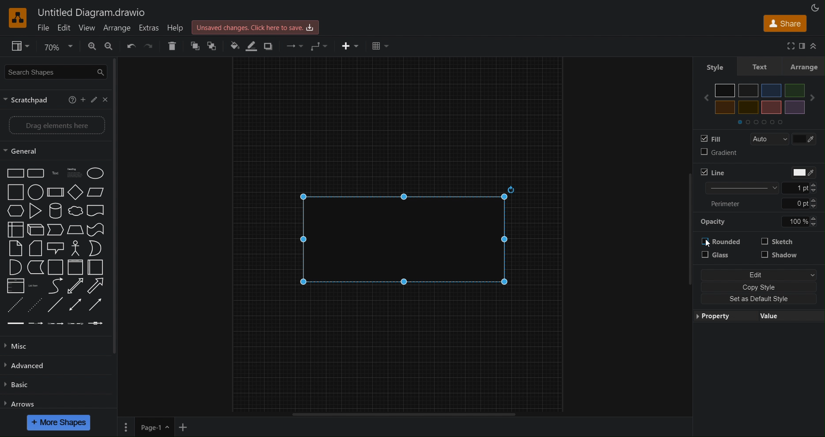 This screenshot has height=437, width=825. Describe the element at coordinates (178, 28) in the screenshot. I see `Help` at that location.